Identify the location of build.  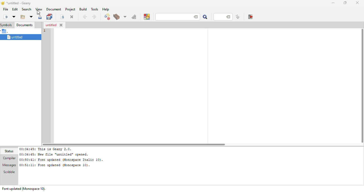
(116, 17).